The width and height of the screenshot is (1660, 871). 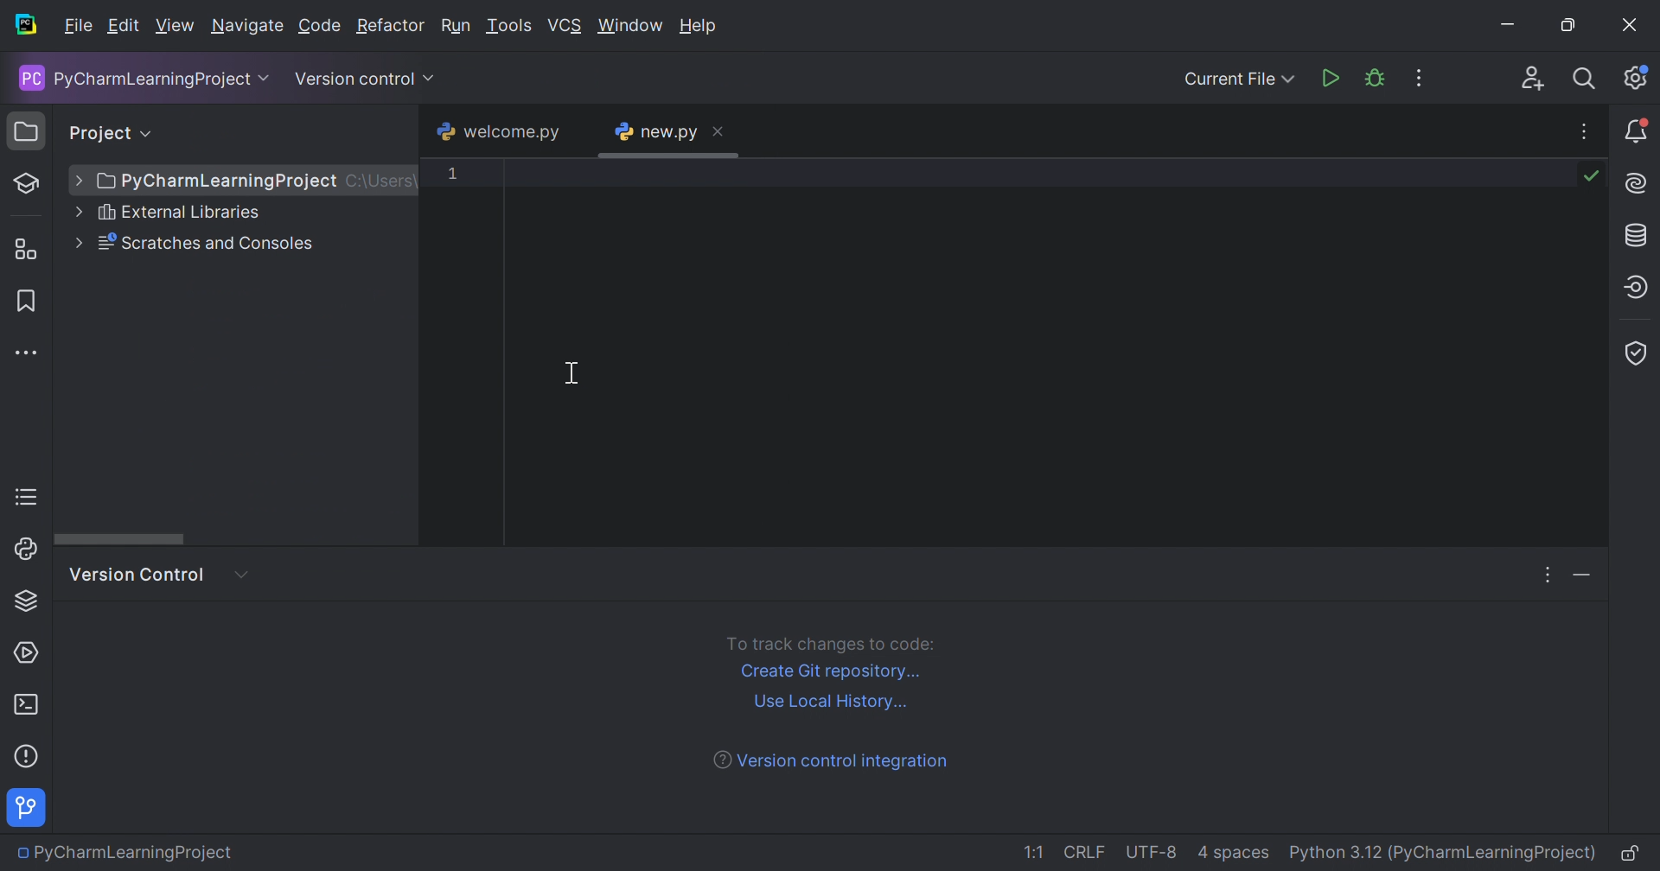 What do you see at coordinates (1585, 81) in the screenshot?
I see `Search everywhere` at bounding box center [1585, 81].